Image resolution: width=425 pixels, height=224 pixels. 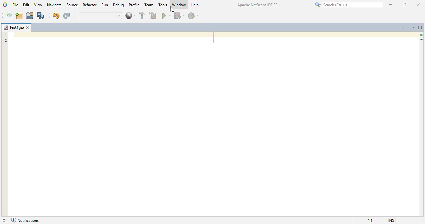 I want to click on clean and build project, so click(x=153, y=16).